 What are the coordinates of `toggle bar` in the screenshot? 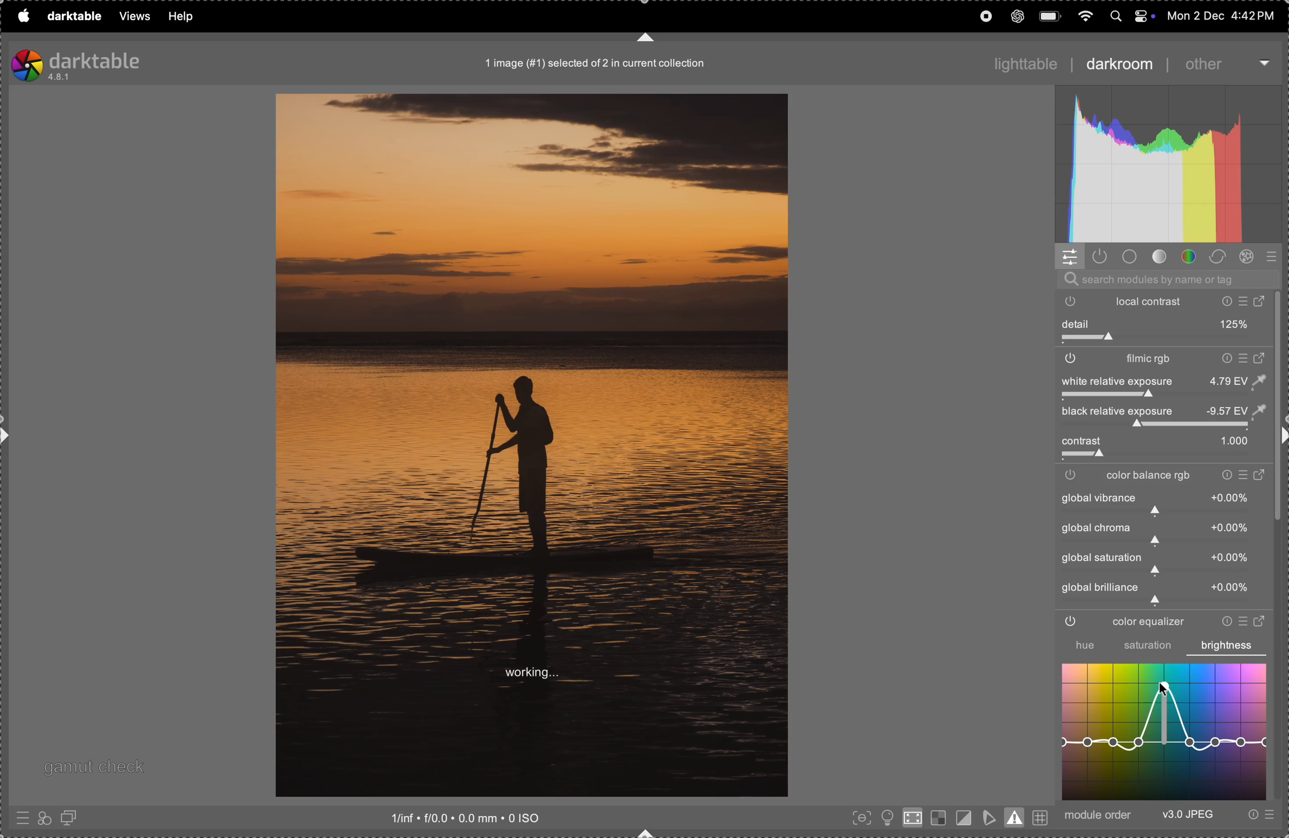 It's located at (1164, 340).